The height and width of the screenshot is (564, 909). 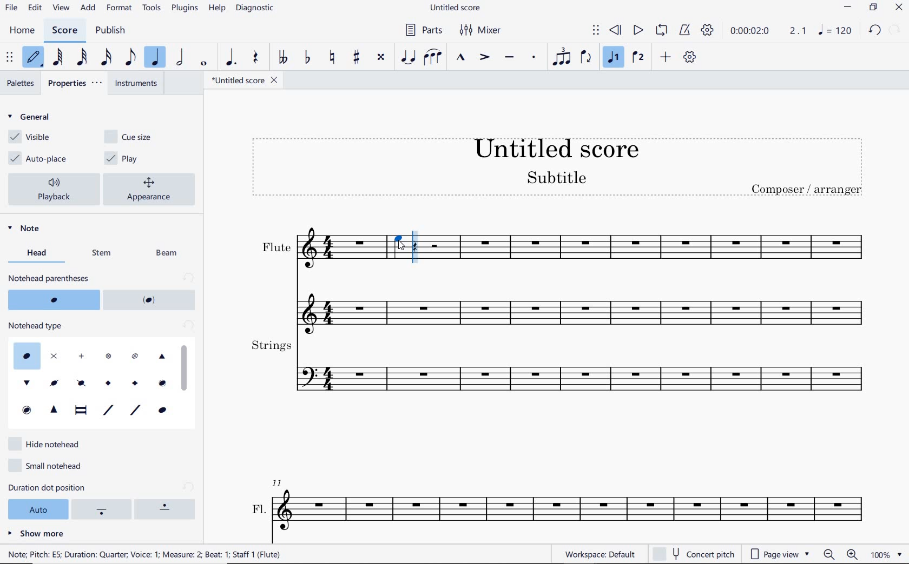 What do you see at coordinates (458, 8) in the screenshot?
I see `FILE NAME` at bounding box center [458, 8].